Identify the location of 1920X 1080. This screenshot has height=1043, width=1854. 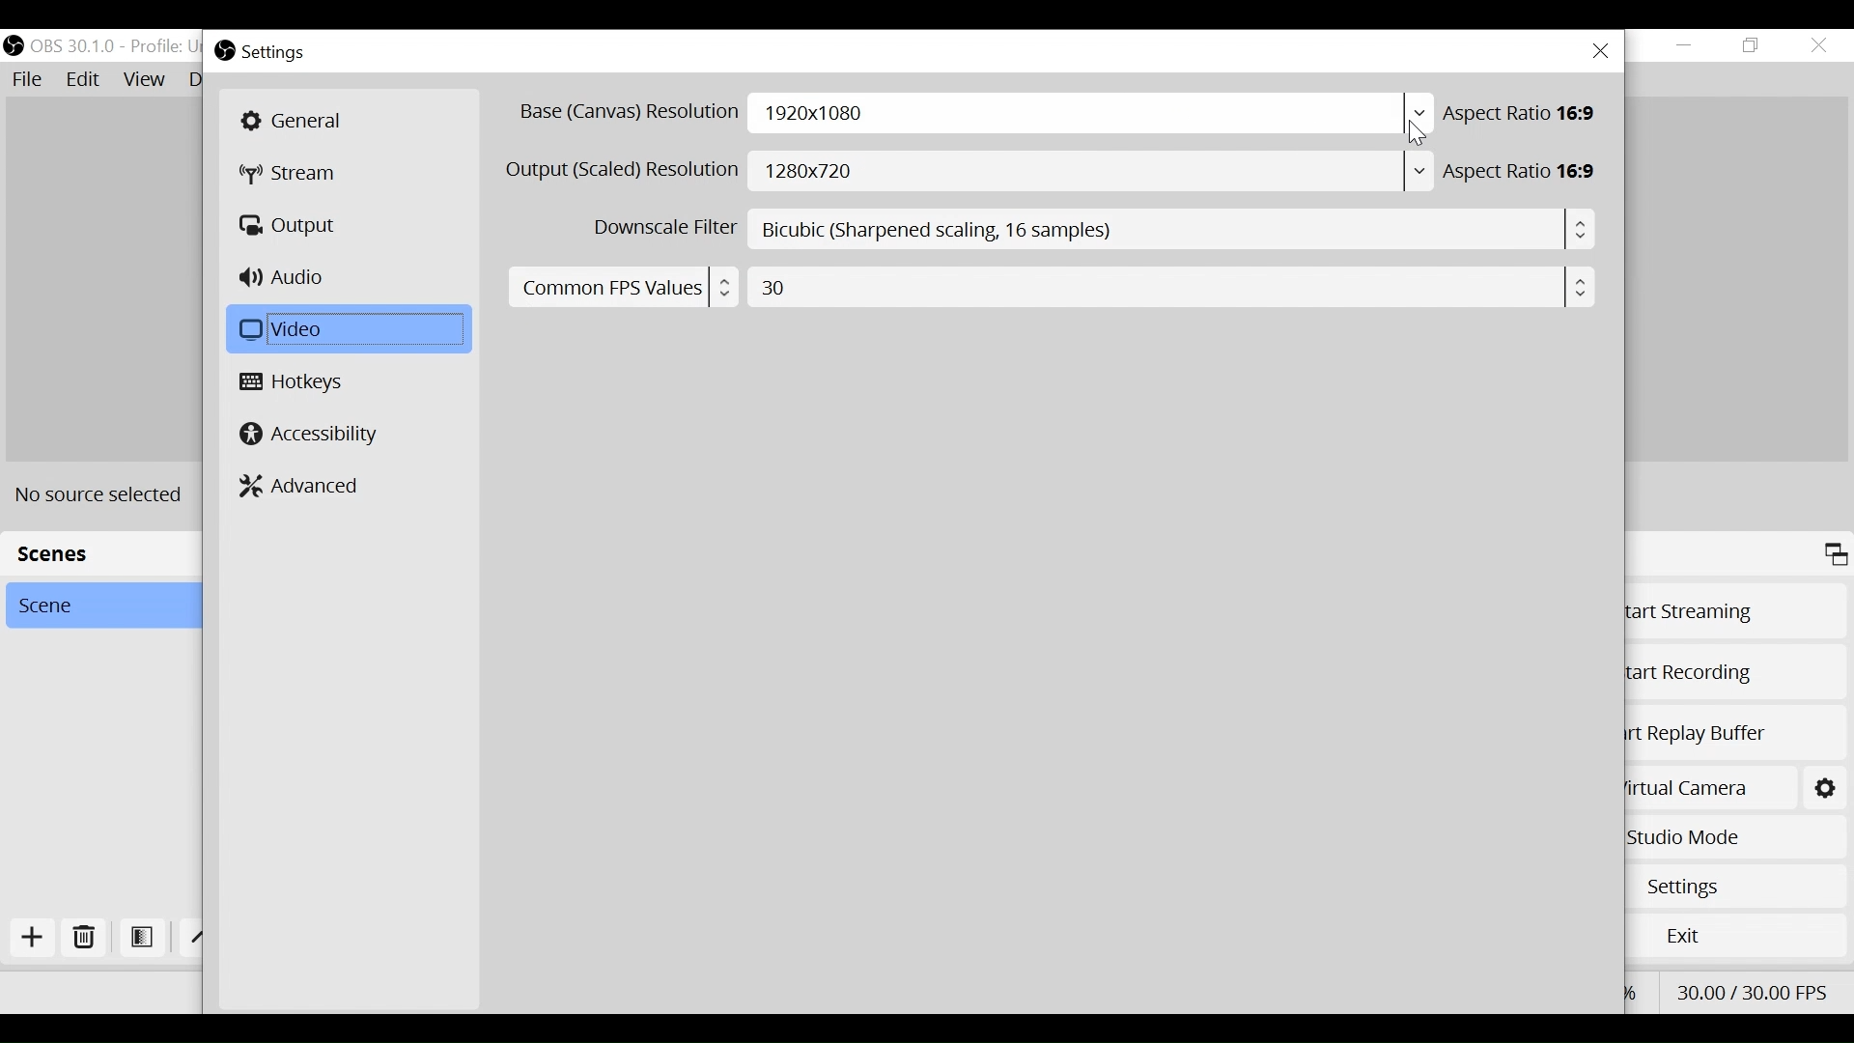
(1091, 114).